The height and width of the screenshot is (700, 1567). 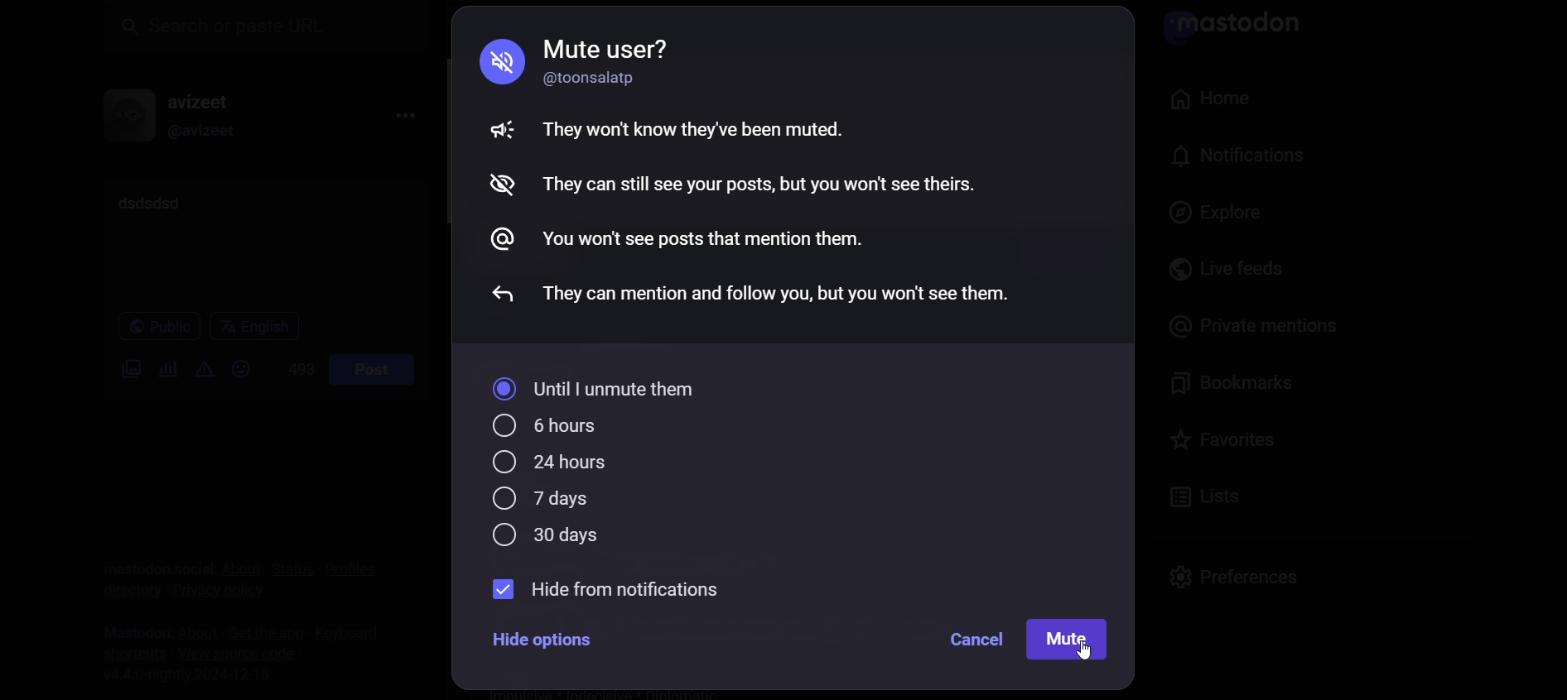 What do you see at coordinates (503, 130) in the screenshot?
I see `` at bounding box center [503, 130].